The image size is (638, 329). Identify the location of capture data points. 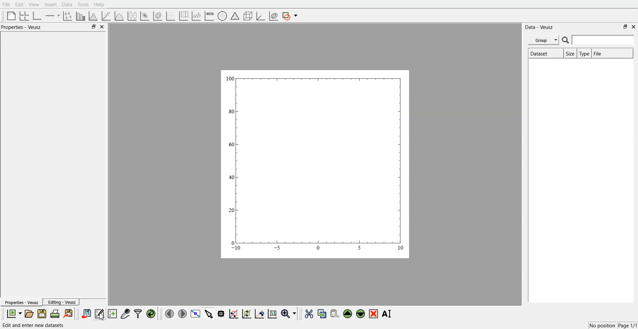
(126, 314).